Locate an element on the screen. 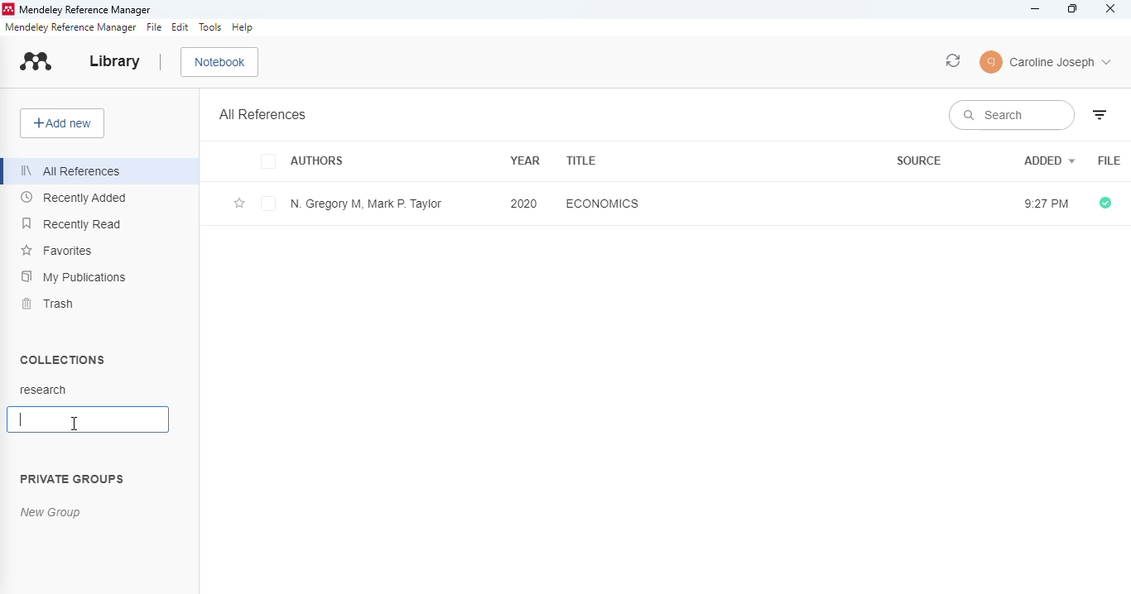 This screenshot has height=594, width=1131. favorites is located at coordinates (56, 250).